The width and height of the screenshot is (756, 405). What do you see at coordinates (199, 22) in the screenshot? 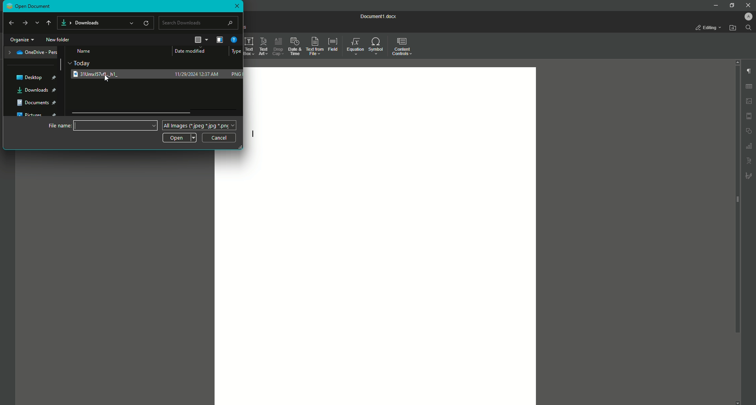
I see `Search bar` at bounding box center [199, 22].